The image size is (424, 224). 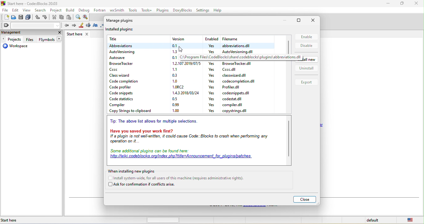 What do you see at coordinates (289, 138) in the screenshot?
I see `` at bounding box center [289, 138].